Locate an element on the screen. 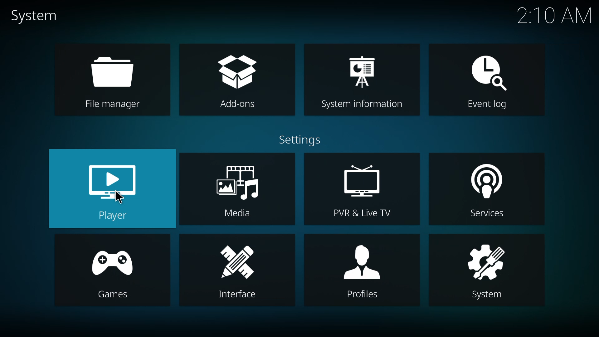 The image size is (599, 337). settings is located at coordinates (303, 139).